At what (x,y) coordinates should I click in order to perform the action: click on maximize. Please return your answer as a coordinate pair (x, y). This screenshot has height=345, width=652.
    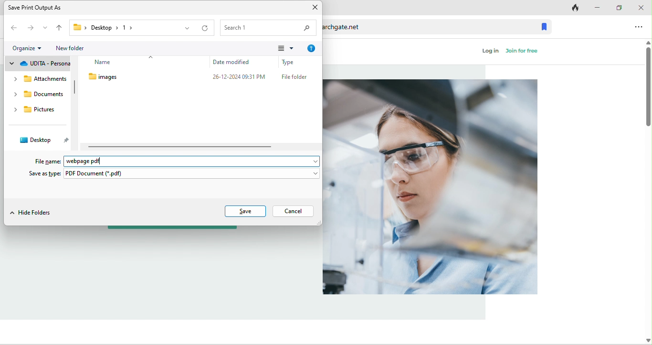
    Looking at the image, I should click on (617, 6).